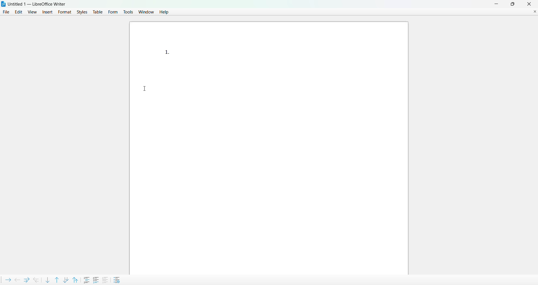  I want to click on window, so click(146, 12).